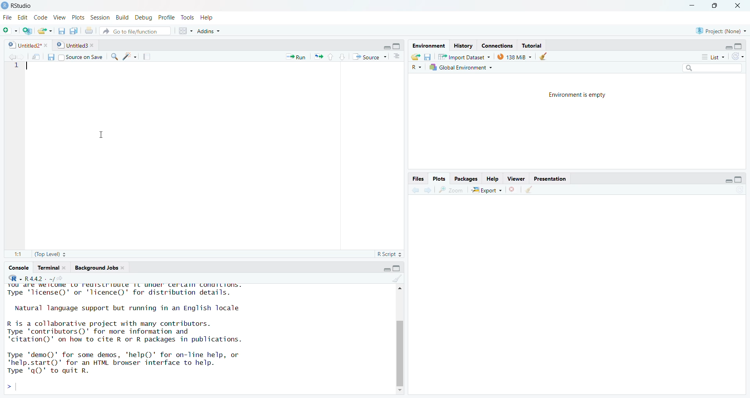  What do you see at coordinates (129, 57) in the screenshot?
I see `code tools` at bounding box center [129, 57].